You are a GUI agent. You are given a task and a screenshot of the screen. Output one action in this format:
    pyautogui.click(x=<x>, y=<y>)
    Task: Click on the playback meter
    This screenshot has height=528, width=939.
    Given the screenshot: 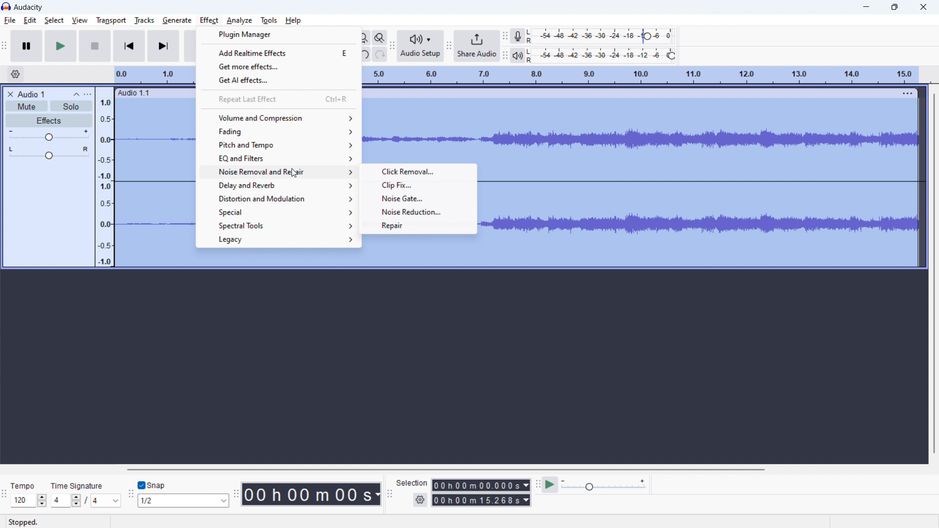 What is the action you would take?
    pyautogui.click(x=517, y=56)
    